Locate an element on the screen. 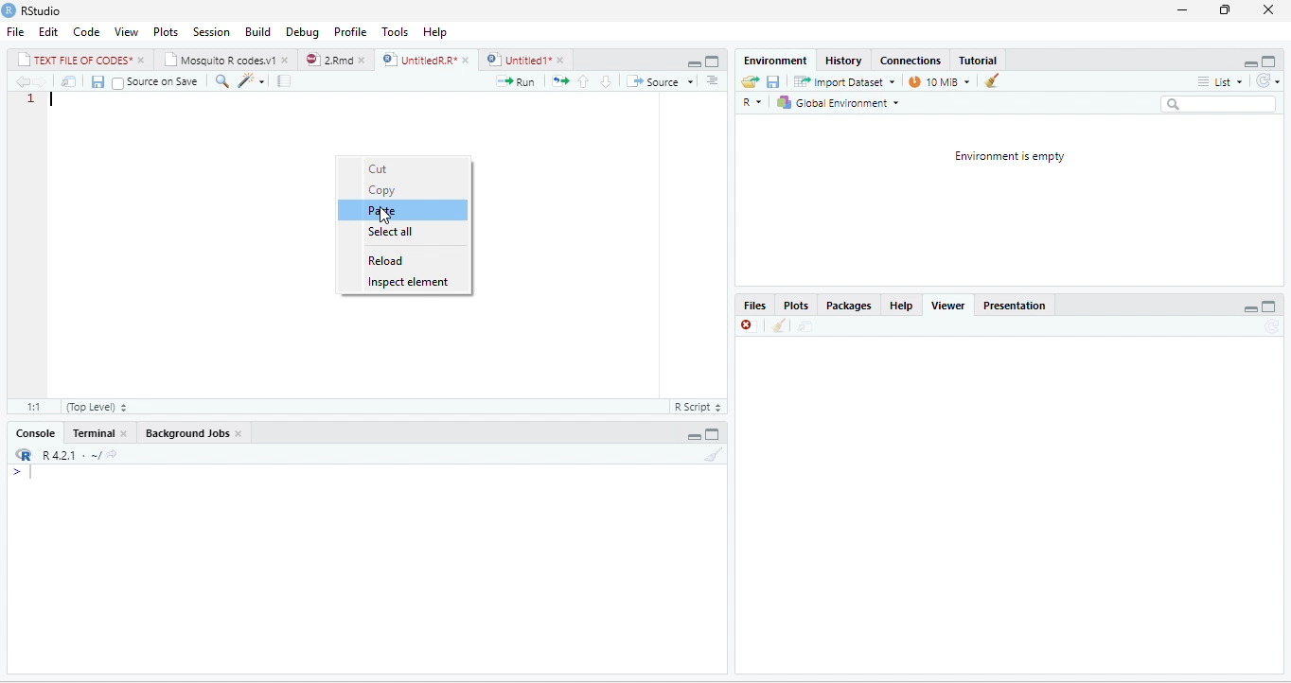 This screenshot has width=1291, height=683. Files is located at coordinates (755, 306).